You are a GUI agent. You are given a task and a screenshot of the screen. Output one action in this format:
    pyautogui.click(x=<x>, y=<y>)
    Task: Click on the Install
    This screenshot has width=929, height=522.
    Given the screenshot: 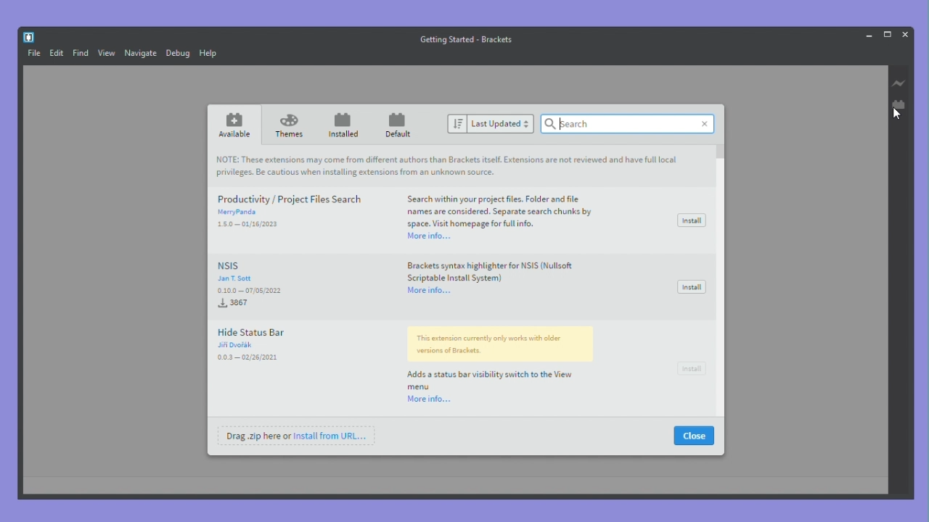 What is the action you would take?
    pyautogui.click(x=692, y=370)
    